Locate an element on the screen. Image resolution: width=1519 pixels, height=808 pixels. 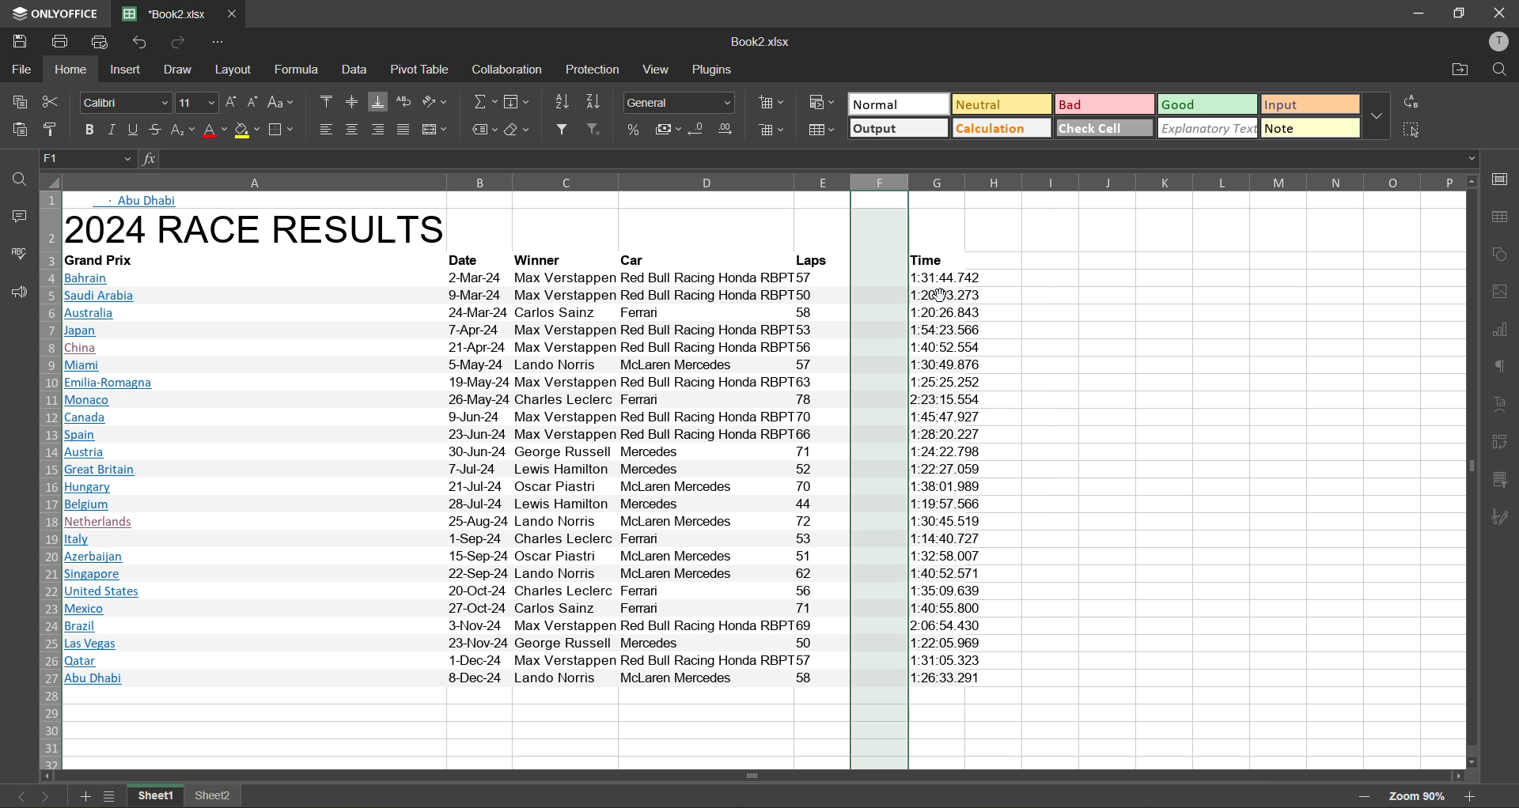
save is located at coordinates (18, 42).